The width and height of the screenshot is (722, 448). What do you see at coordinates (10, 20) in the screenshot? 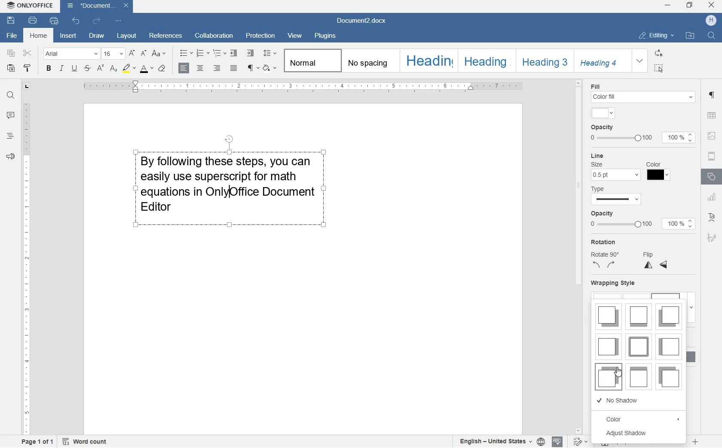
I see `save` at bounding box center [10, 20].